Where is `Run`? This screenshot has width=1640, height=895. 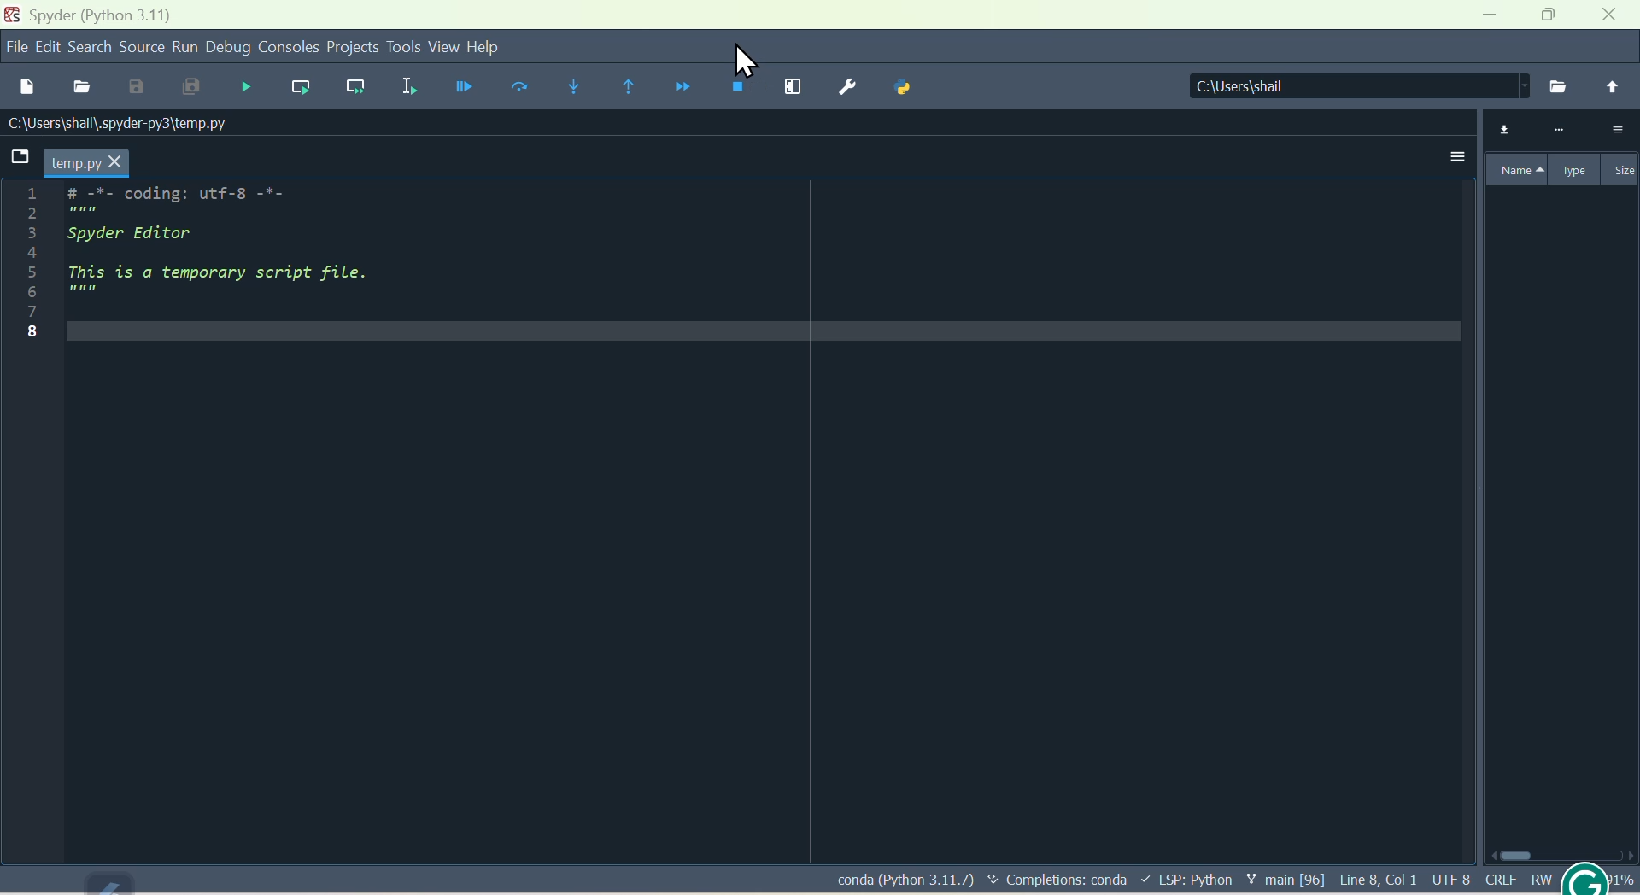
Run is located at coordinates (184, 46).